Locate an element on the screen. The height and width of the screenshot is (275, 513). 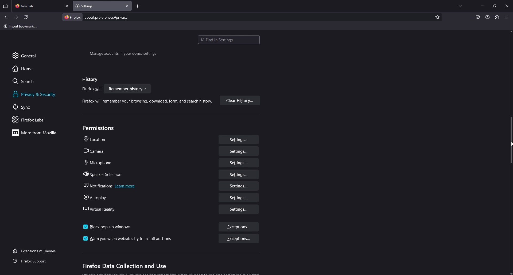
privacy and security is located at coordinates (36, 94).